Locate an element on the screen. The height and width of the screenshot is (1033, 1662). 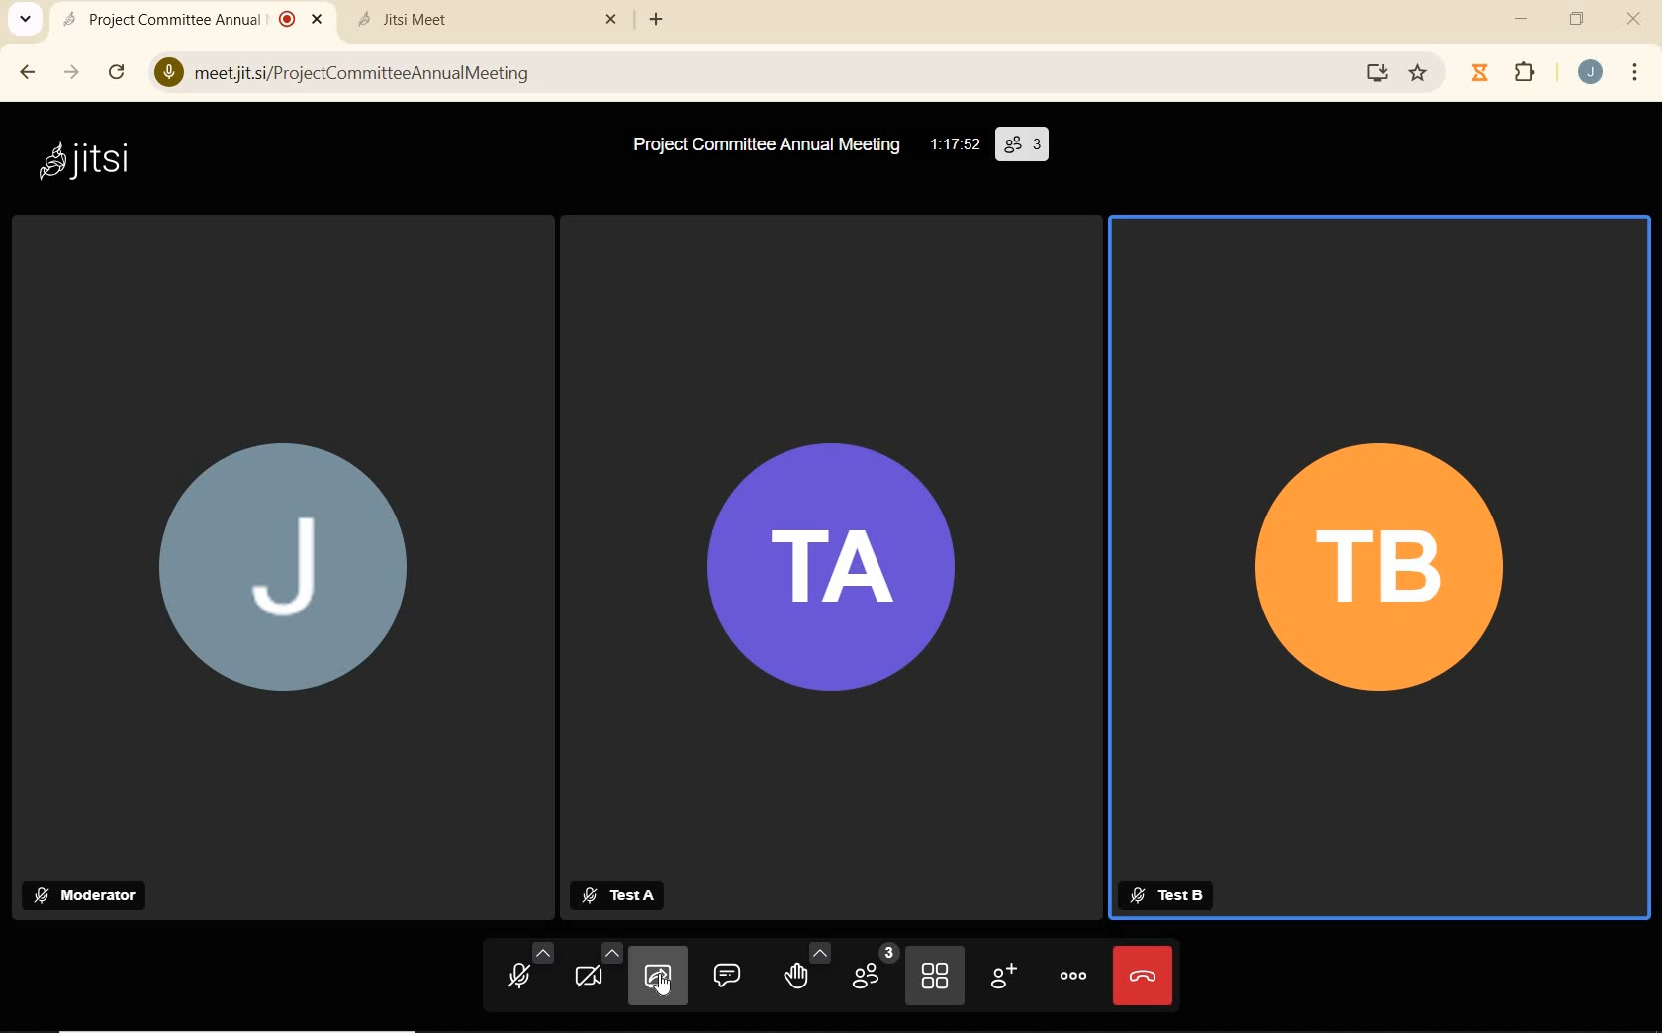
Project Committee Annual is located at coordinates (189, 19).